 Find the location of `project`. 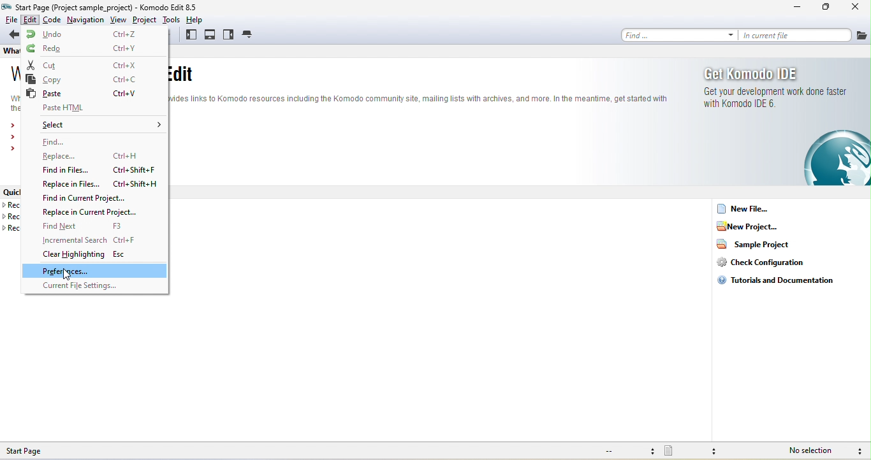

project is located at coordinates (143, 19).